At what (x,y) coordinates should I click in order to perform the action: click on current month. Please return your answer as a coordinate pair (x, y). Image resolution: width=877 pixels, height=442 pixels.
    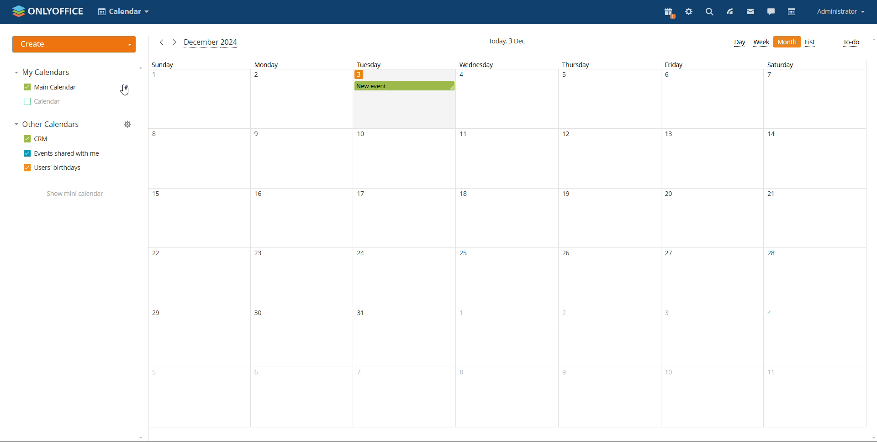
    Looking at the image, I should click on (211, 43).